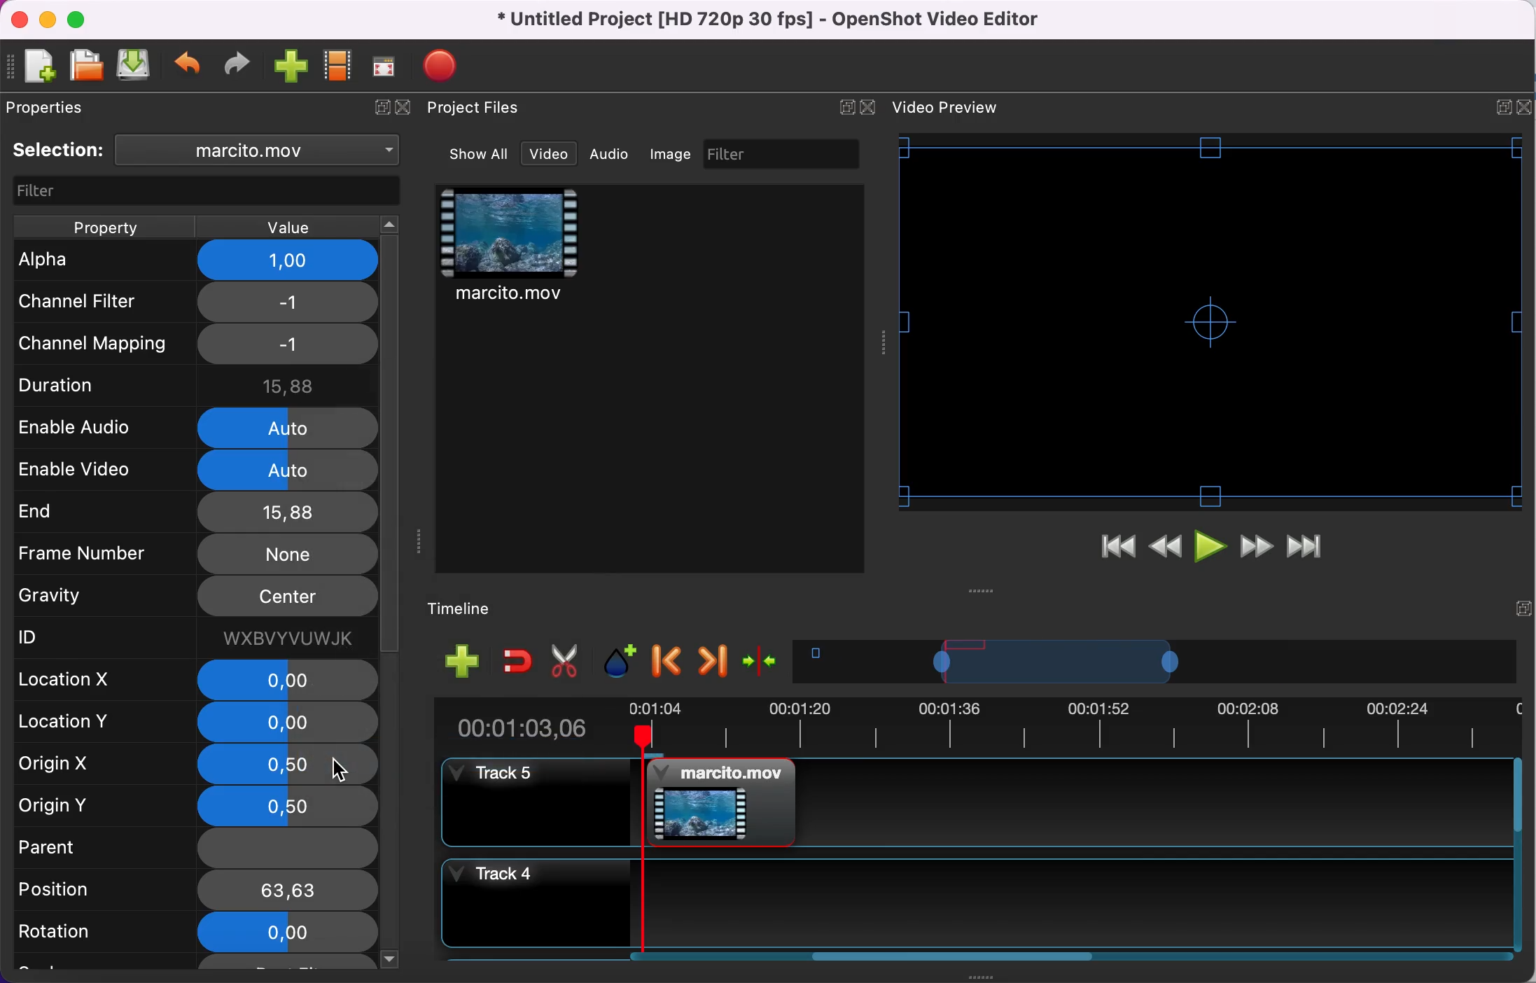 The image size is (1536, 983). Describe the element at coordinates (193, 850) in the screenshot. I see `parent none` at that location.